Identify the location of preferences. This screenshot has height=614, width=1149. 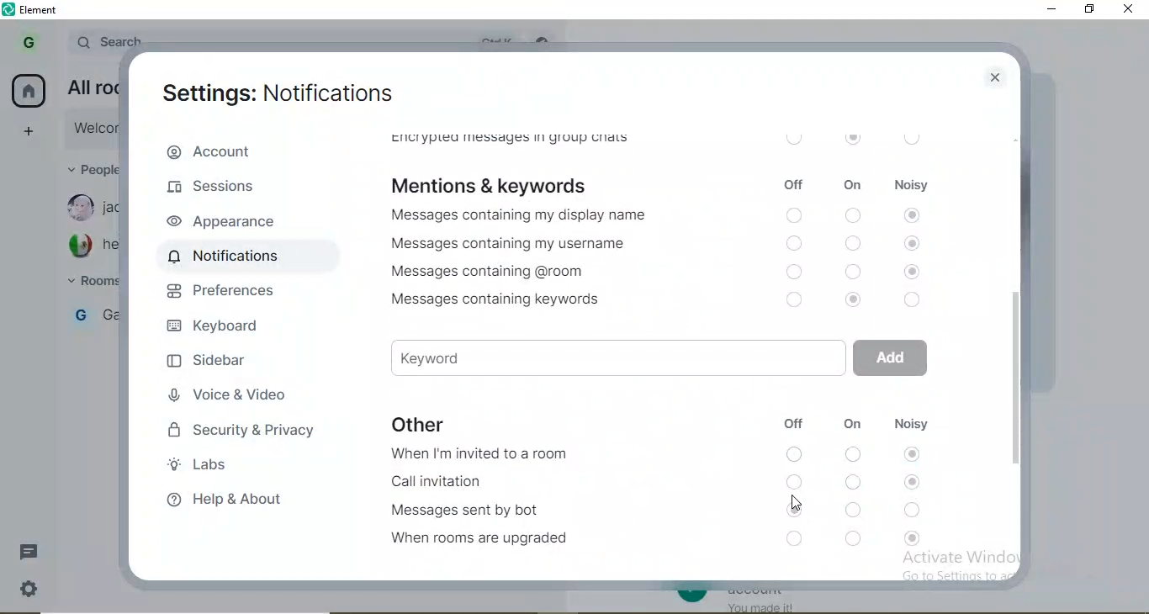
(234, 293).